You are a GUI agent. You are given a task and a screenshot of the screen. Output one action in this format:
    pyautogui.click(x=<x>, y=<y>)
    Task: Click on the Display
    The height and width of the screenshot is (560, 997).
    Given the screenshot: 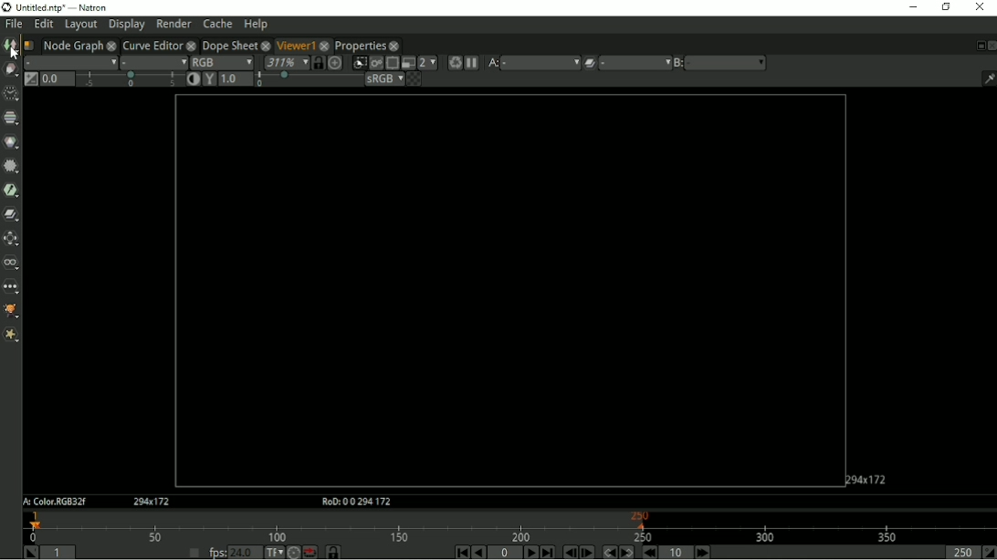 What is the action you would take?
    pyautogui.click(x=126, y=26)
    